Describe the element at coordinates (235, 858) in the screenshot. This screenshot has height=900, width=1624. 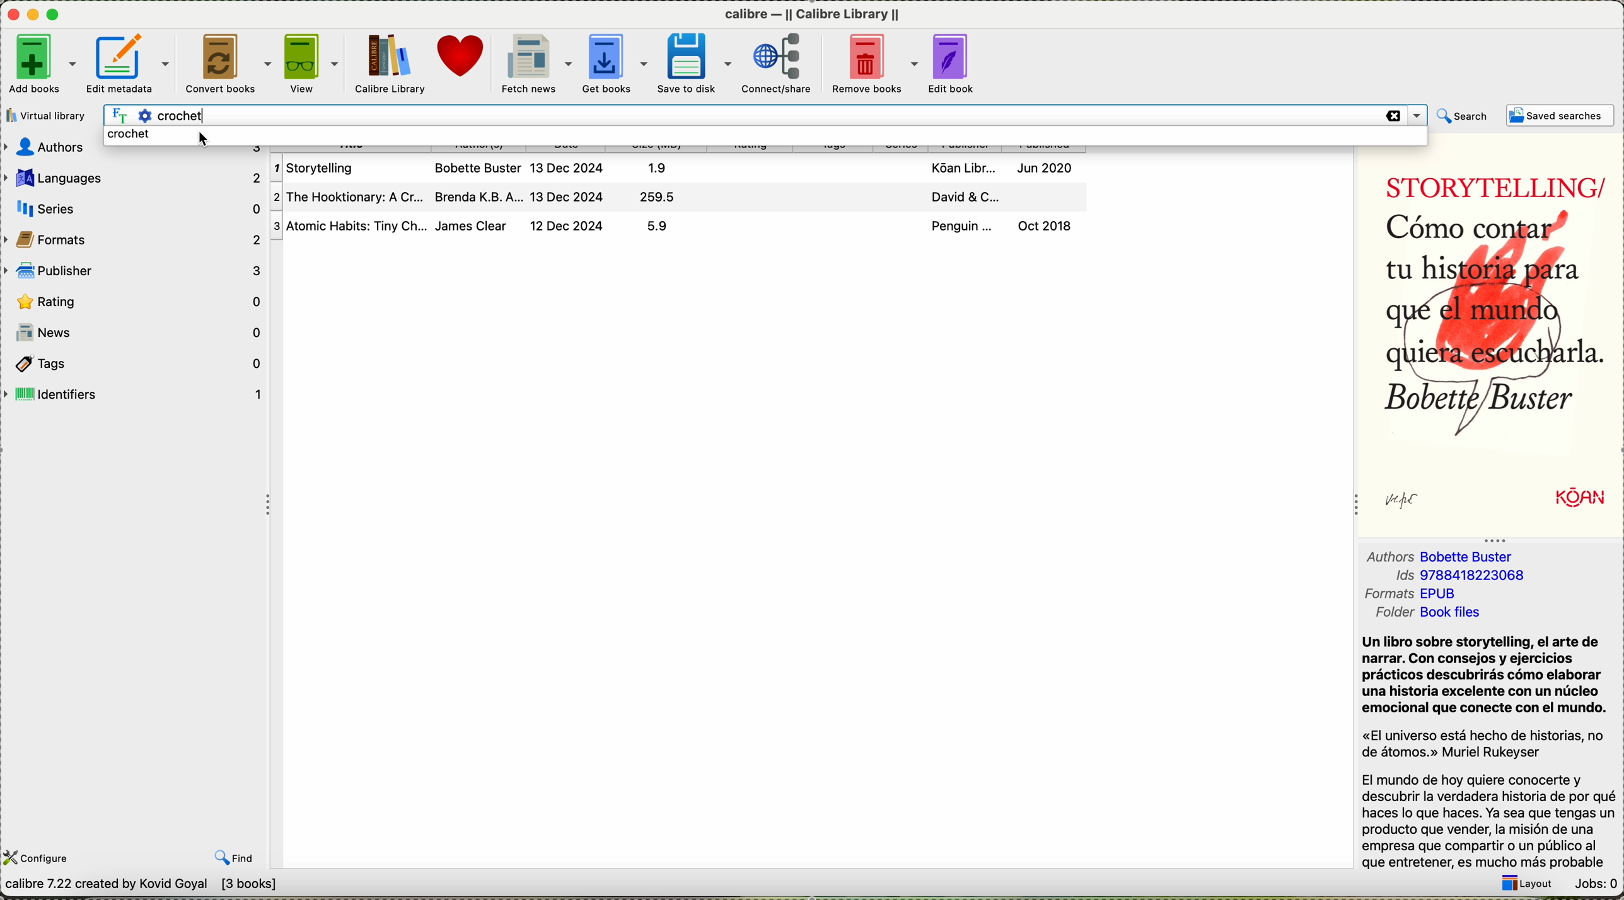
I see `find` at that location.